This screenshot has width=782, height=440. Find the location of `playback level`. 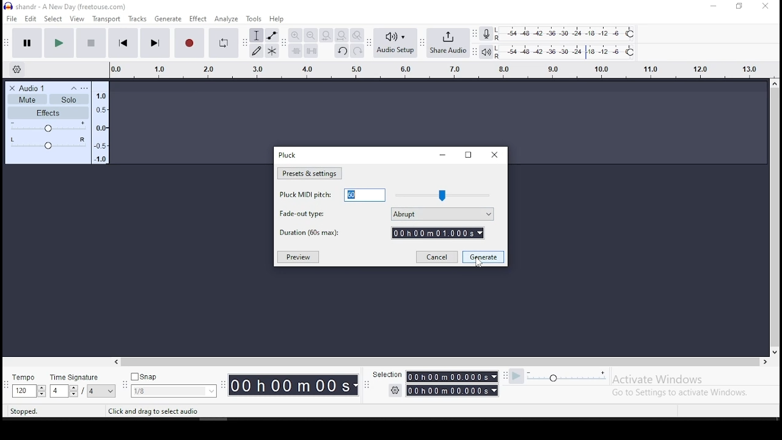

playback level is located at coordinates (567, 51).